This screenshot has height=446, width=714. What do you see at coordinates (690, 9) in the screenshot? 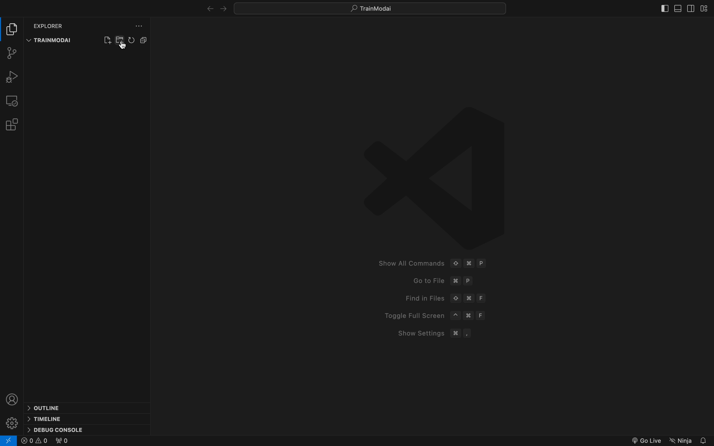
I see `toggle secondary bar` at bounding box center [690, 9].